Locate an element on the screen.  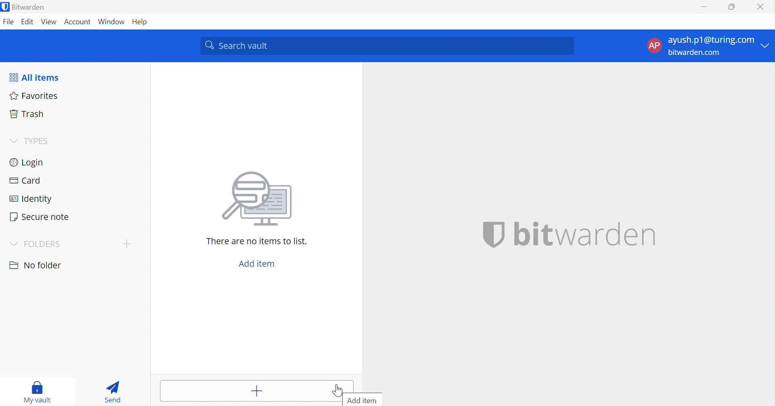
bitwarden.com is located at coordinates (695, 53).